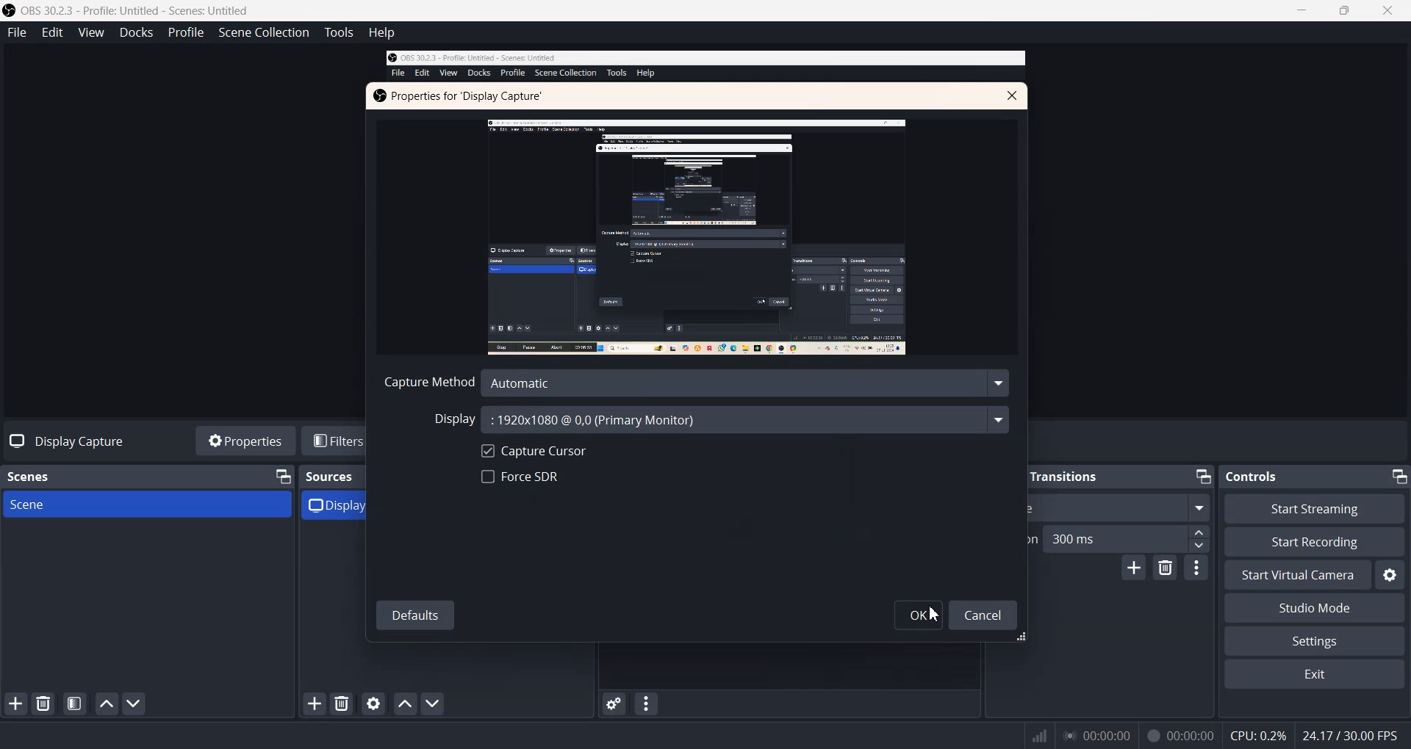  I want to click on Capture Cursor, so click(533, 449).